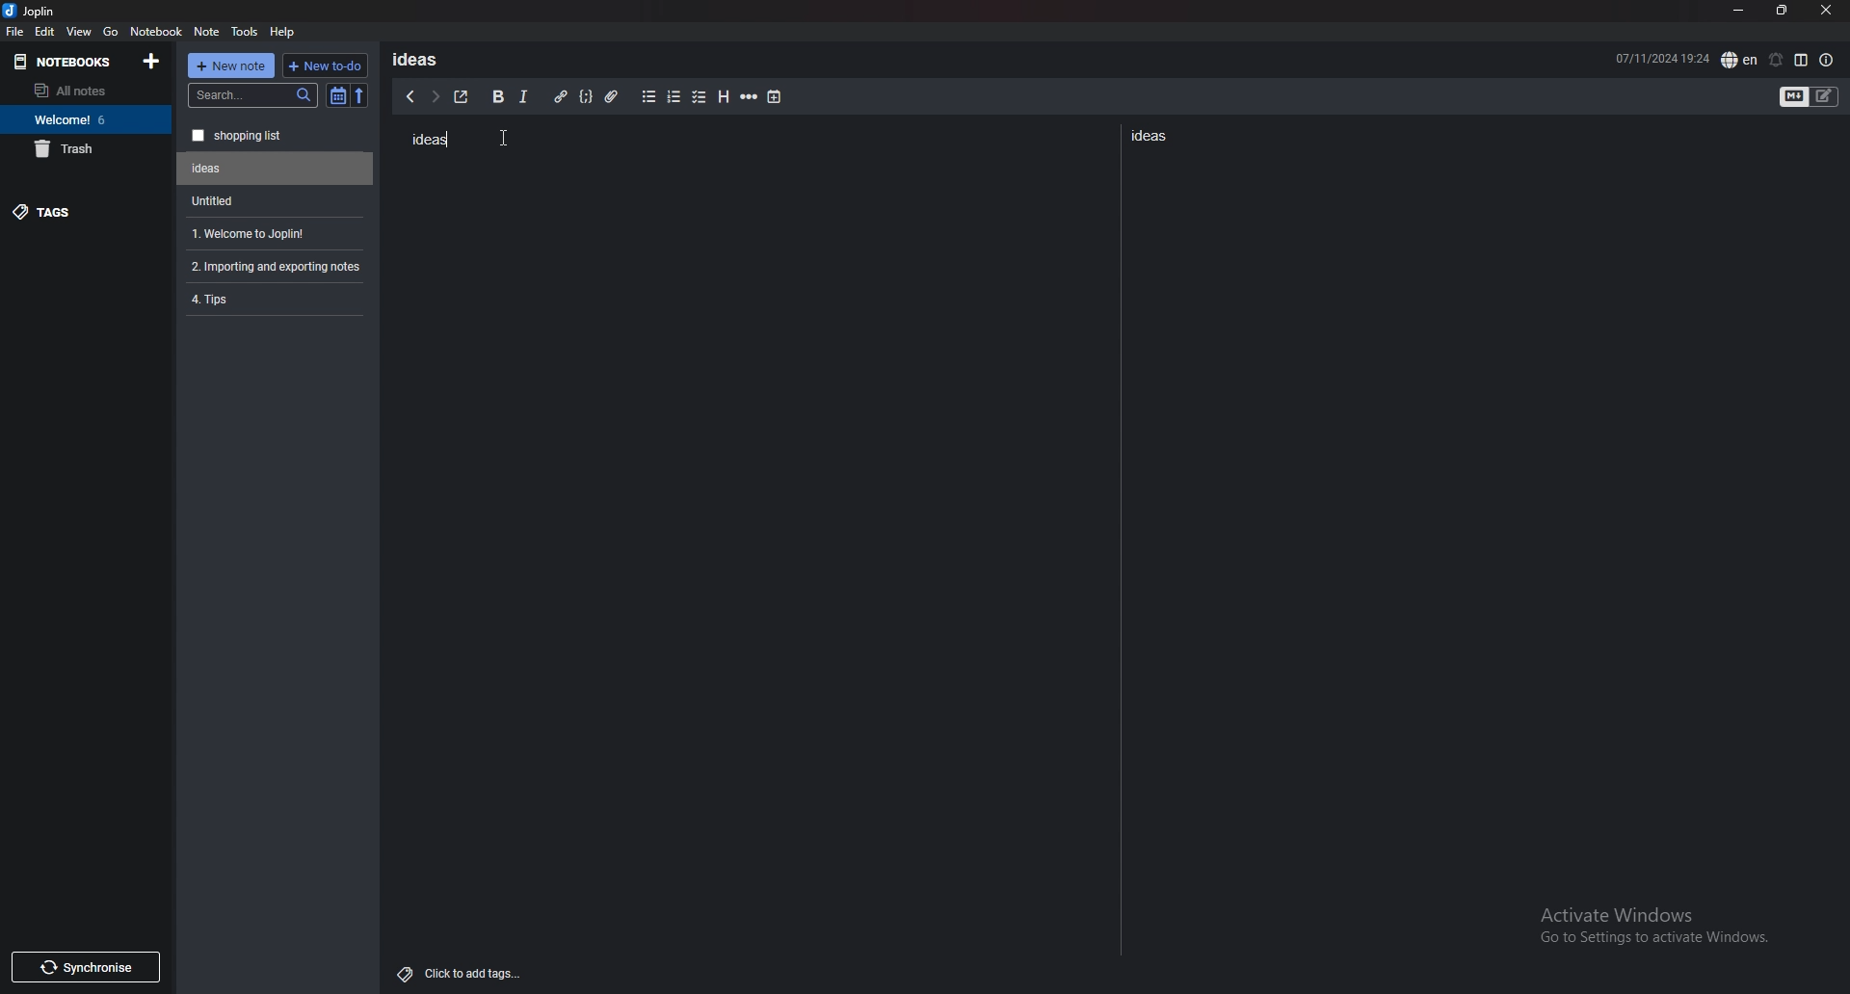 This screenshot has height=994, width=1850. Describe the element at coordinates (462, 96) in the screenshot. I see `toggle external editor` at that location.